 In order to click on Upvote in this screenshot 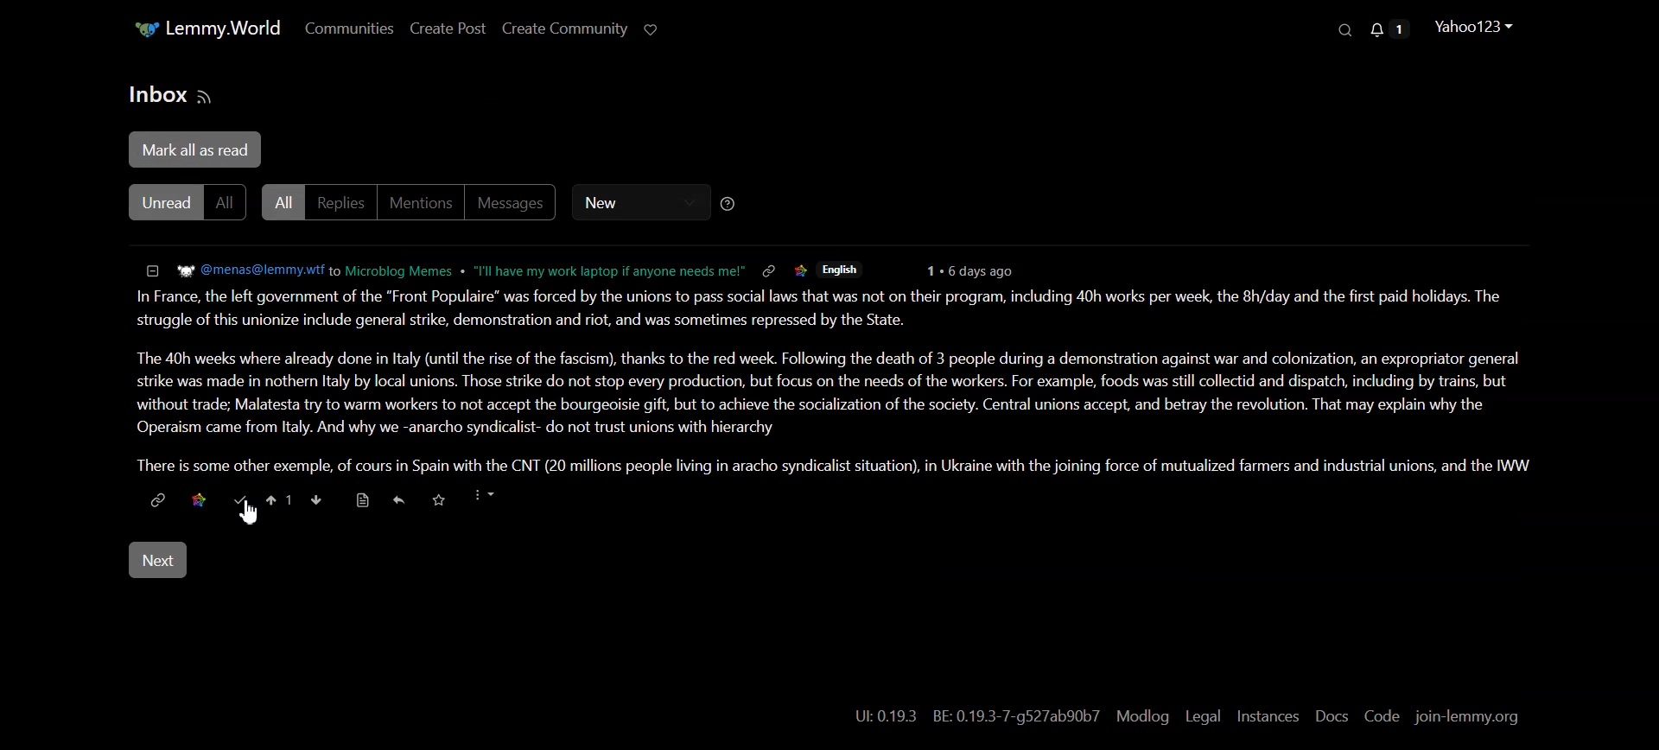, I will do `click(282, 499)`.